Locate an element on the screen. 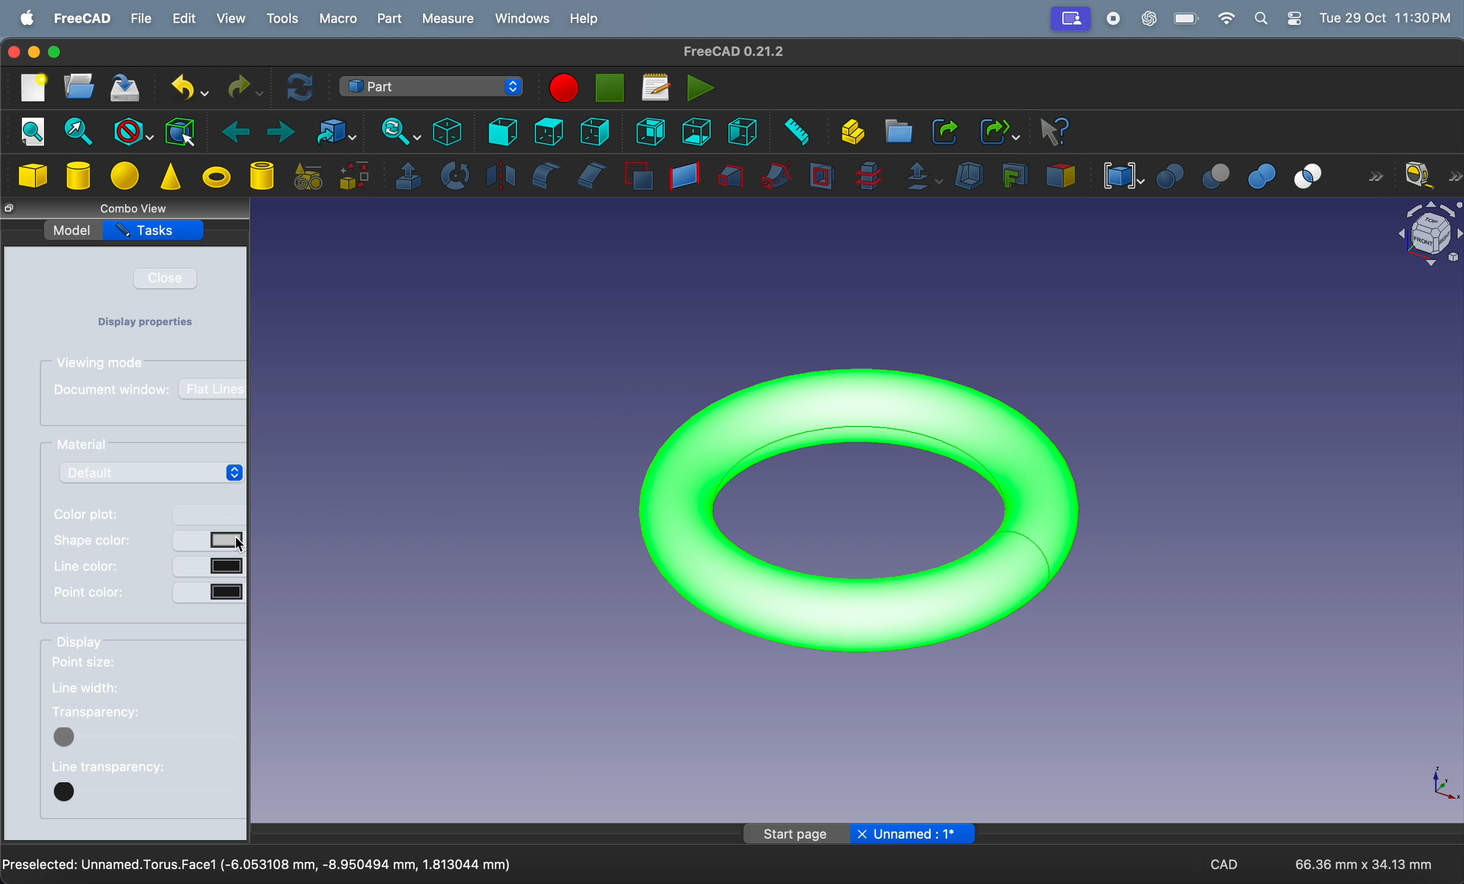 This screenshot has width=1464, height=884. union is located at coordinates (1260, 174).